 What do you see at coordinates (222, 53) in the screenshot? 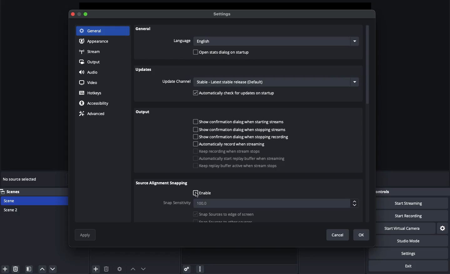
I see `Open status dialog on startup` at bounding box center [222, 53].